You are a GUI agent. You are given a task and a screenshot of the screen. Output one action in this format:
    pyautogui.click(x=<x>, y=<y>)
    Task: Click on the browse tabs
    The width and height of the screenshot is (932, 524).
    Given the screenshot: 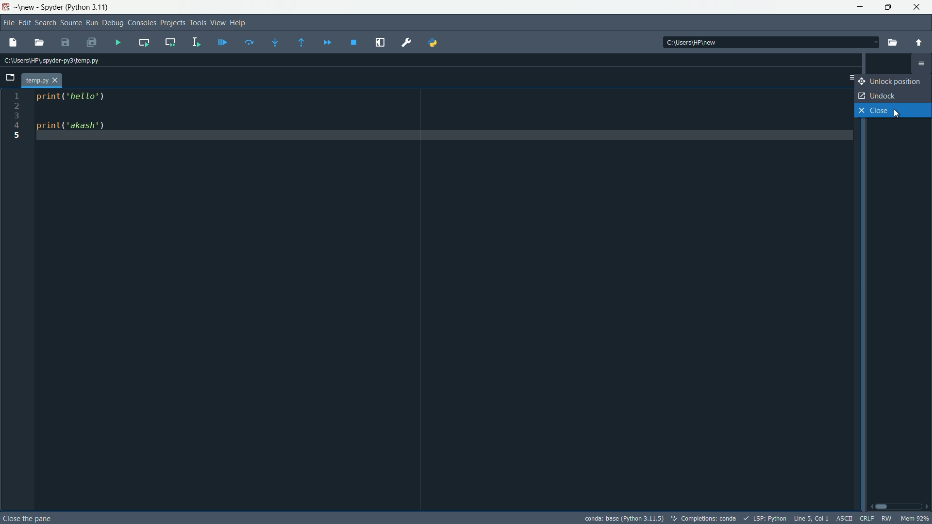 What is the action you would take?
    pyautogui.click(x=10, y=79)
    